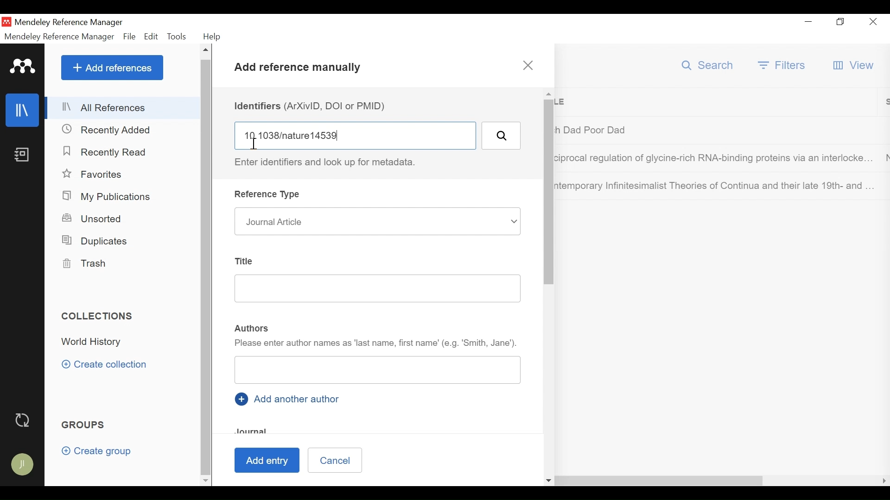 This screenshot has height=500, width=890. I want to click on search, so click(501, 136).